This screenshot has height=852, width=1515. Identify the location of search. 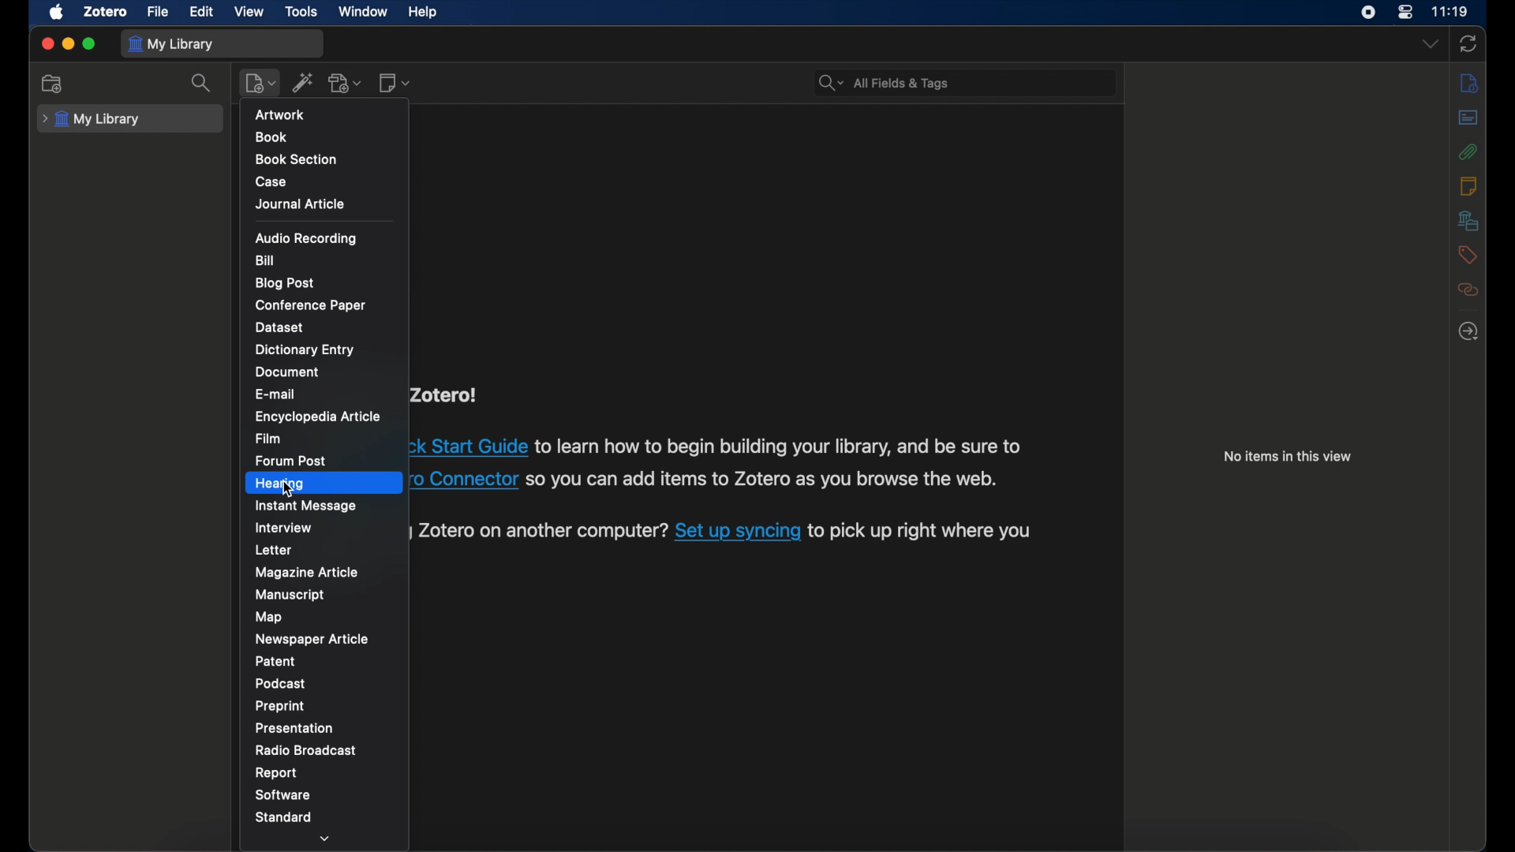
(882, 84).